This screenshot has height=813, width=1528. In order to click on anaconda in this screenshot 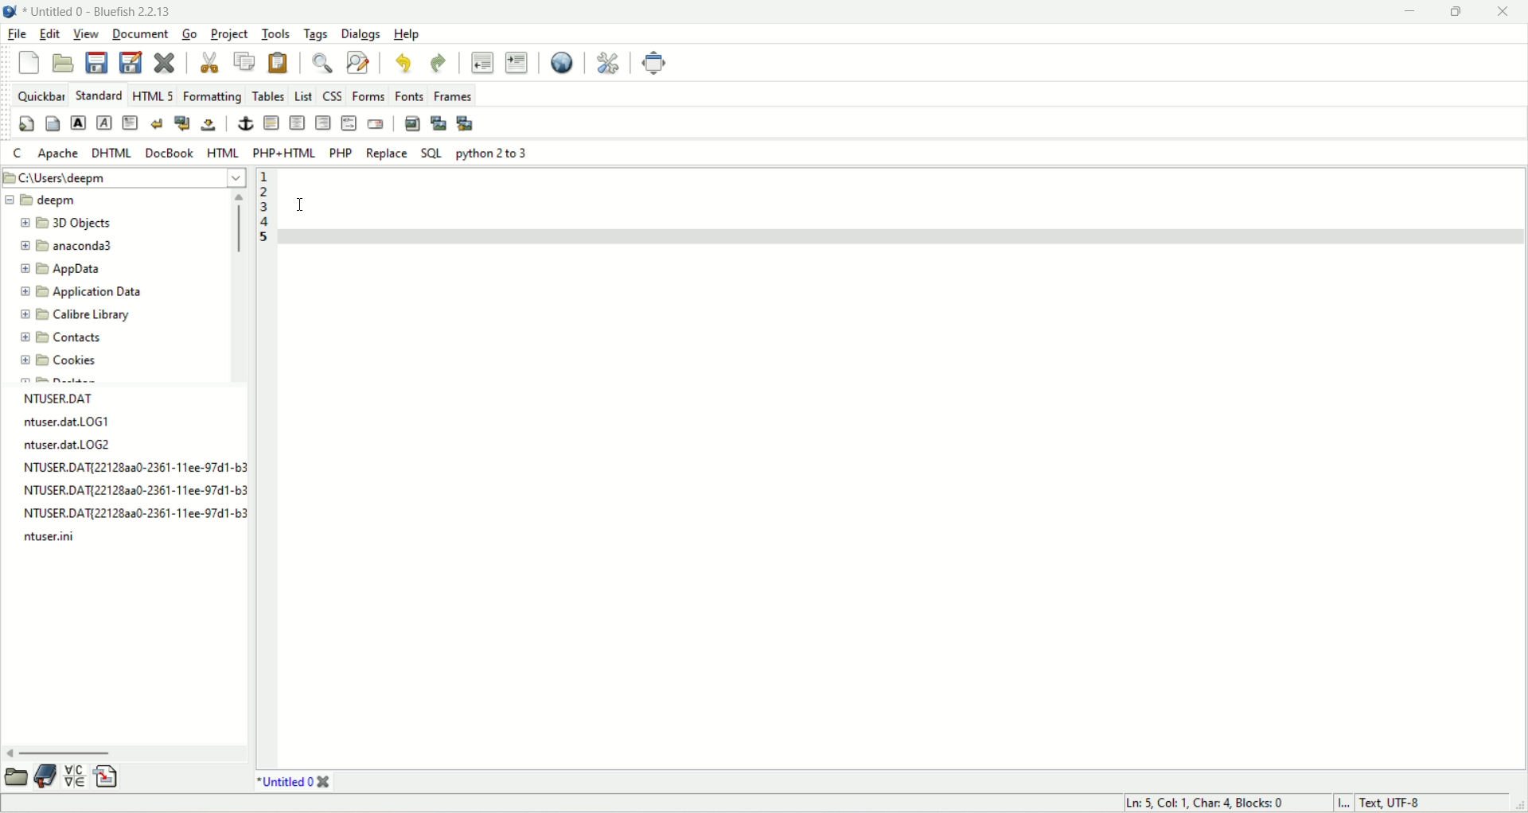, I will do `click(69, 246)`.